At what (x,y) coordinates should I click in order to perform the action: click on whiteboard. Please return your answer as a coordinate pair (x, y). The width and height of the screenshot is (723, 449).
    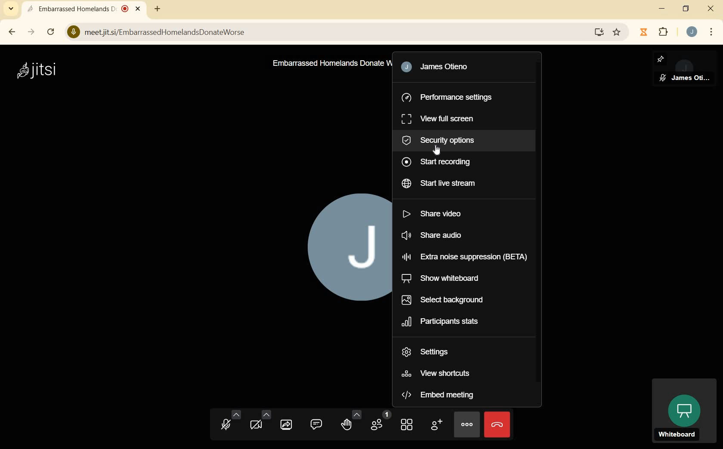
    Looking at the image, I should click on (683, 412).